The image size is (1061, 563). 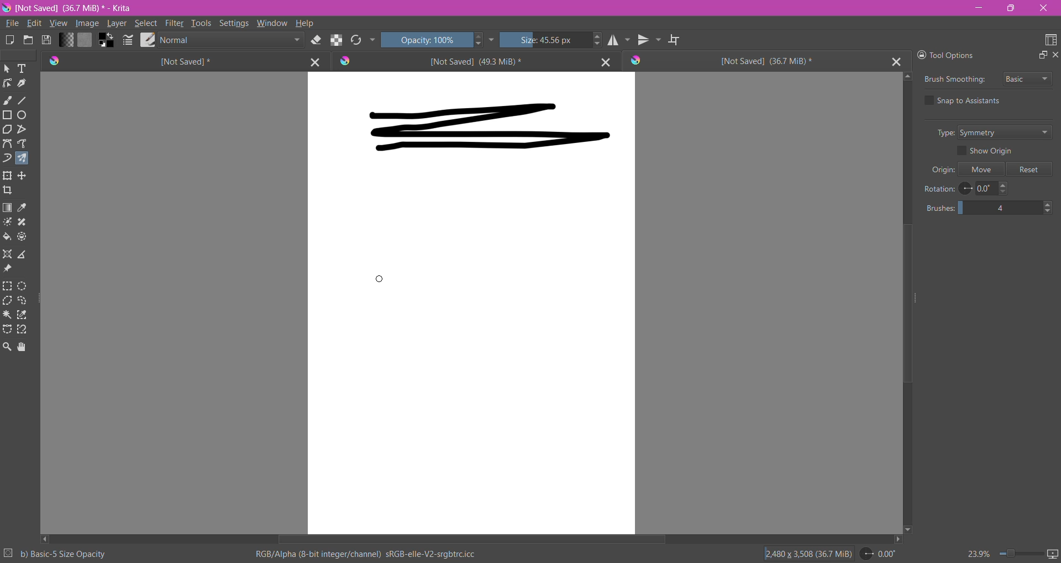 I want to click on Horizontal Scroll Bar, so click(x=471, y=540).